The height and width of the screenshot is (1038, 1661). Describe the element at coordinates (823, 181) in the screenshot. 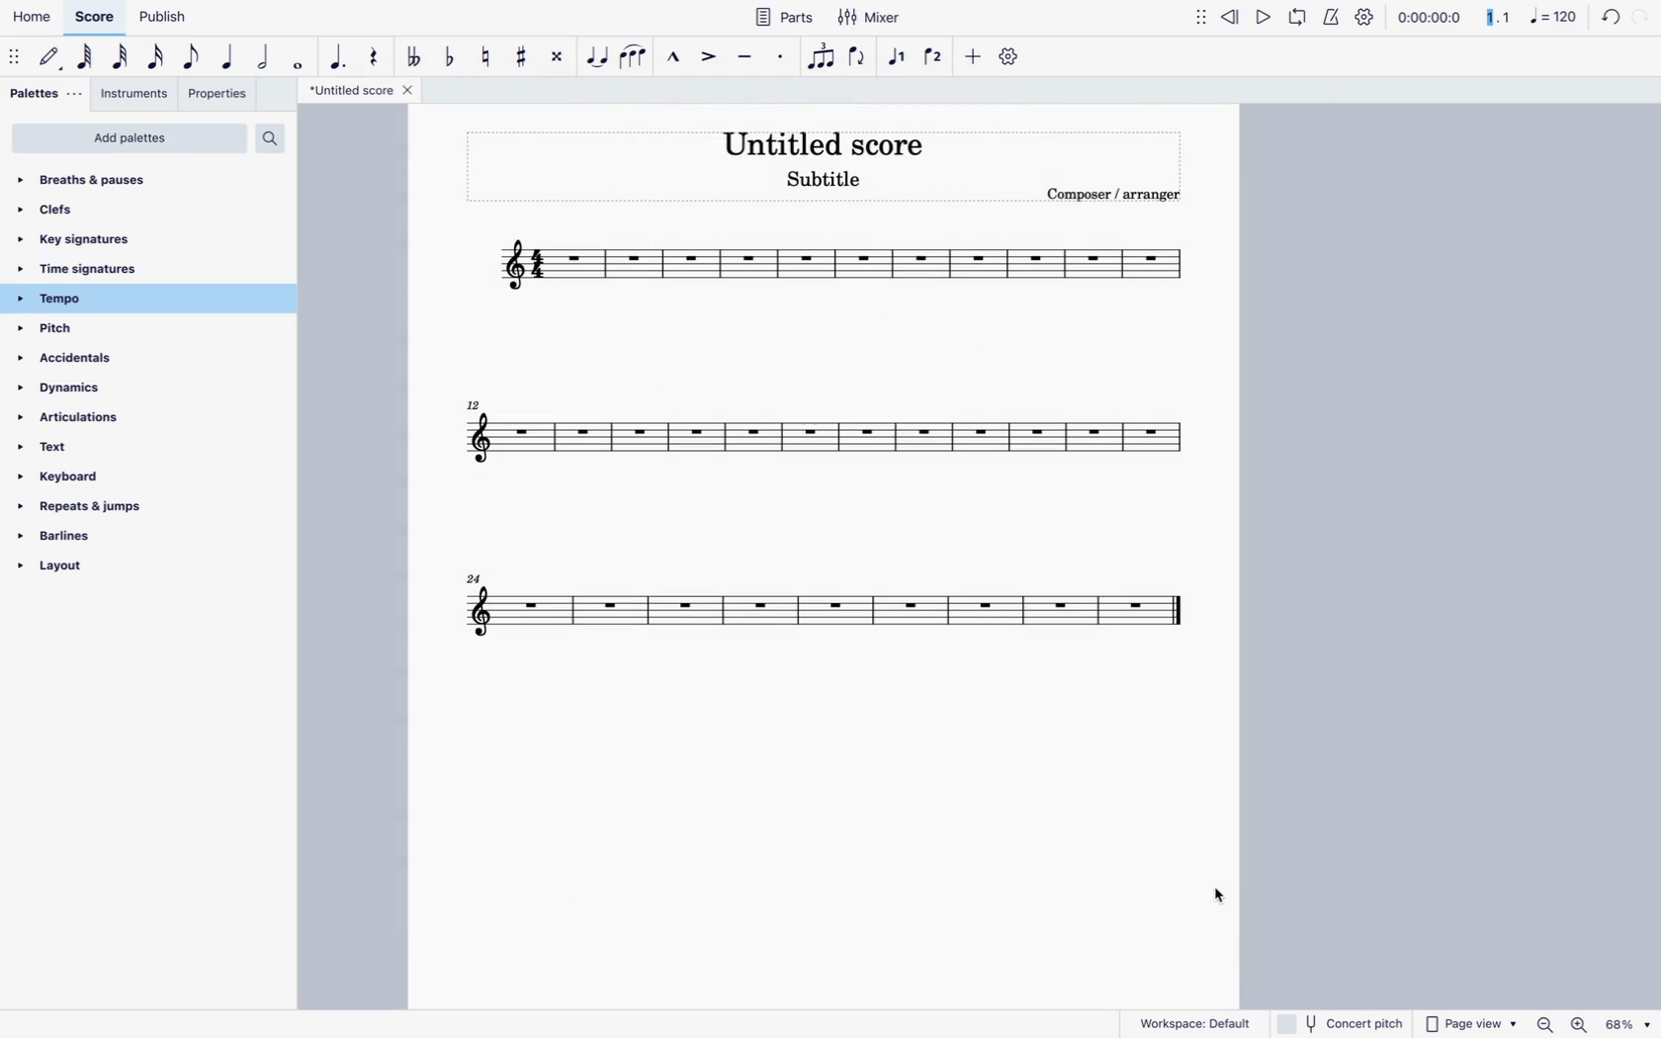

I see `Subtitle` at that location.